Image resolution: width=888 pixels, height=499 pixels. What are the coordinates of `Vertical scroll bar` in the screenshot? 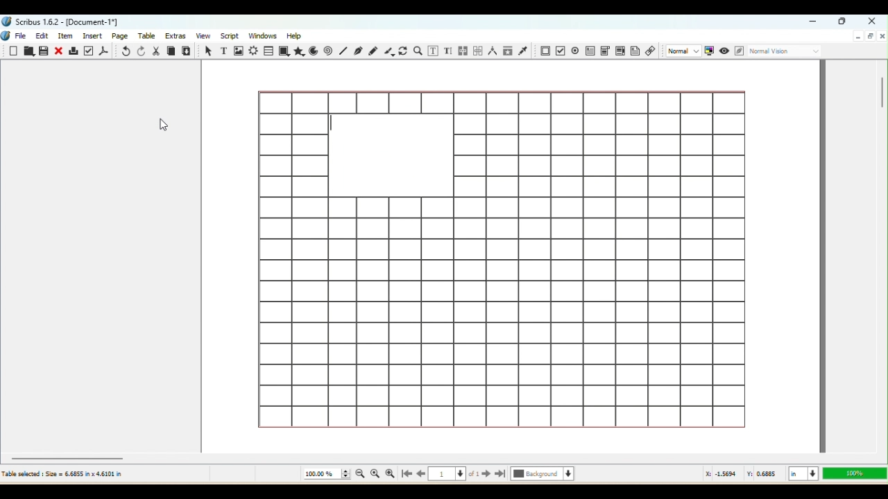 It's located at (882, 255).